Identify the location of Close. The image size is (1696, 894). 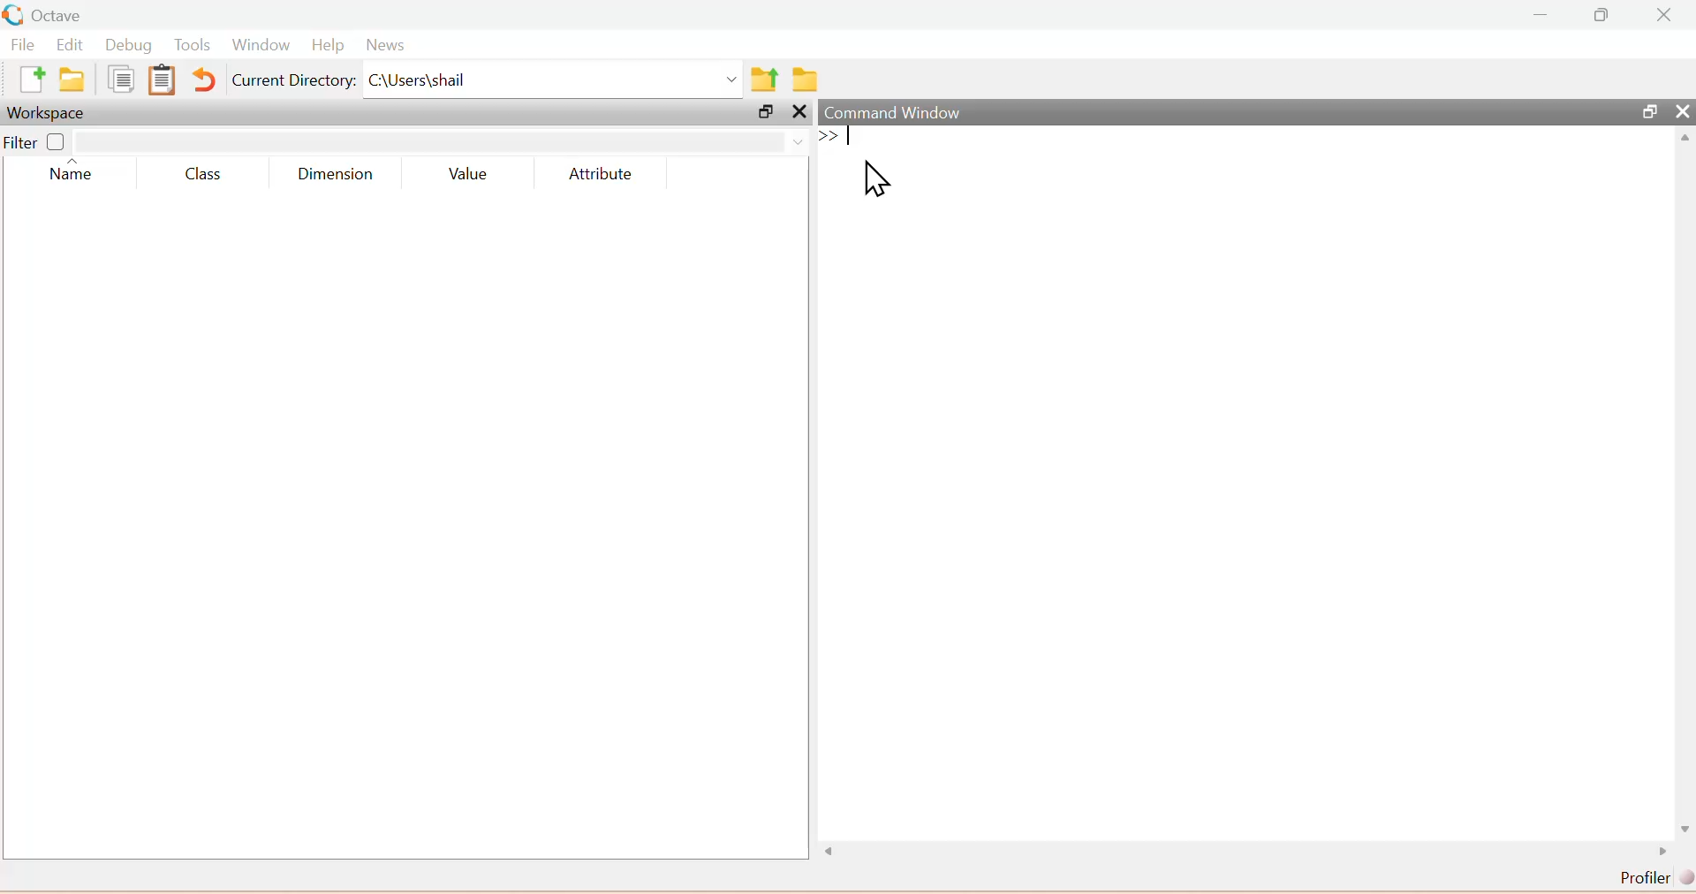
(1678, 112).